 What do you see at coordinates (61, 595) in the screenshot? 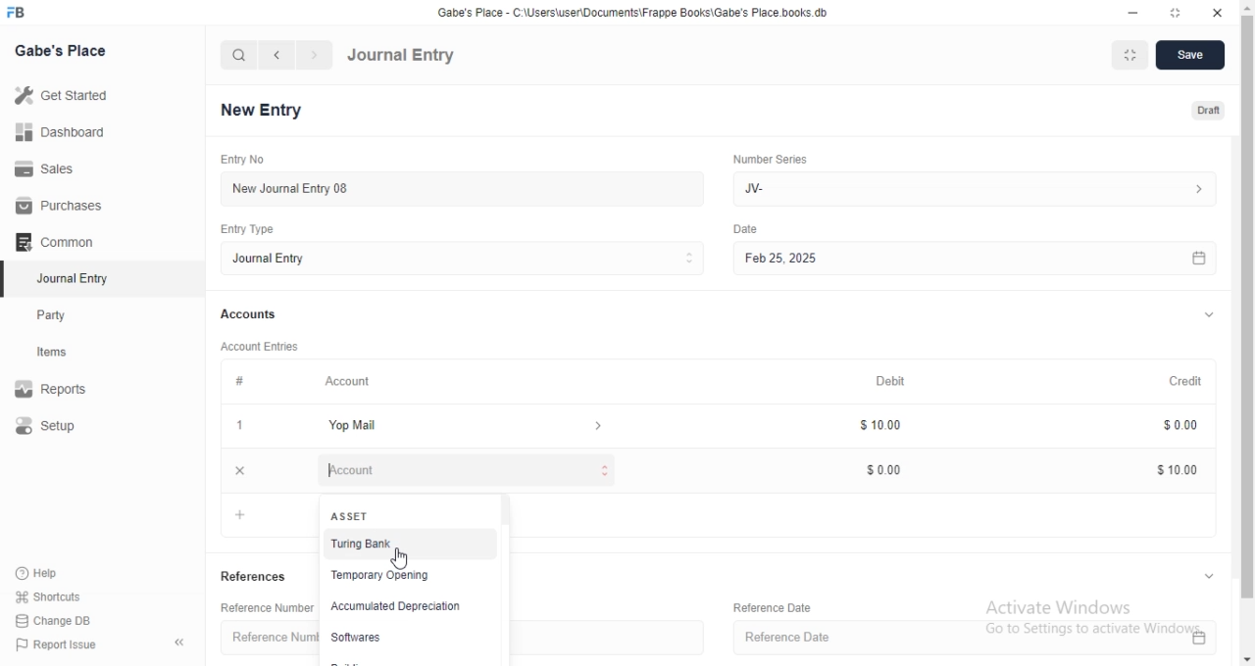
I see `shortcuts` at bounding box center [61, 595].